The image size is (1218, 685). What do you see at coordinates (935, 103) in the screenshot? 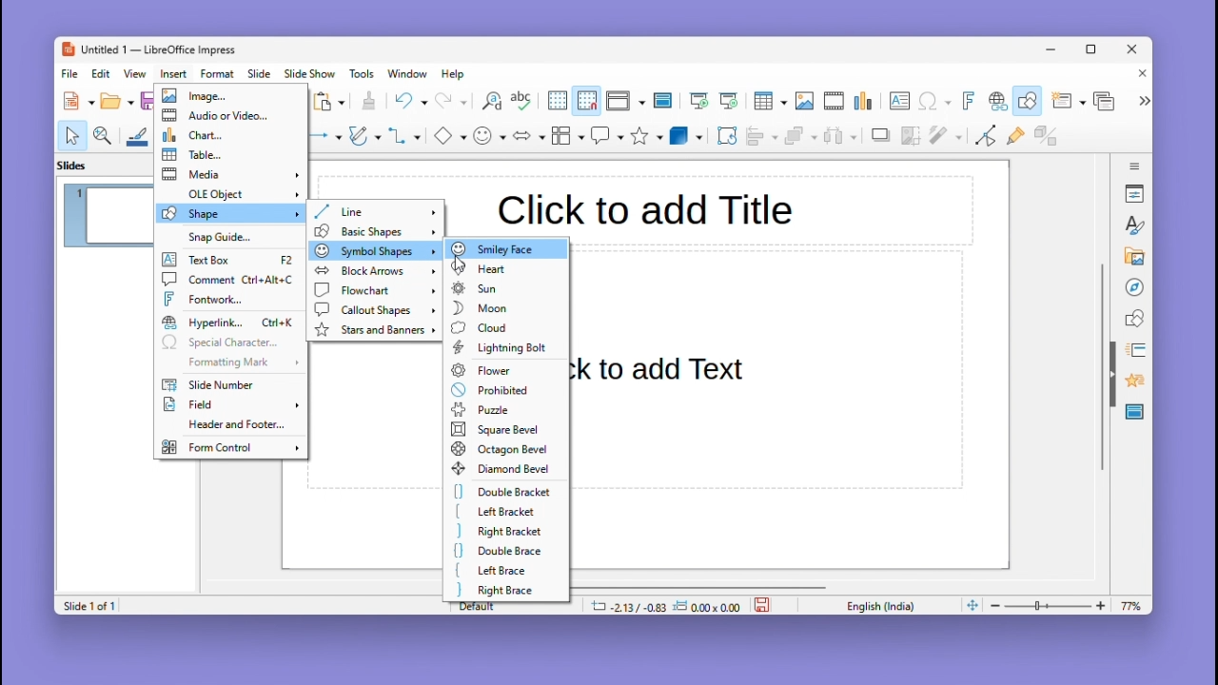
I see `Special character` at bounding box center [935, 103].